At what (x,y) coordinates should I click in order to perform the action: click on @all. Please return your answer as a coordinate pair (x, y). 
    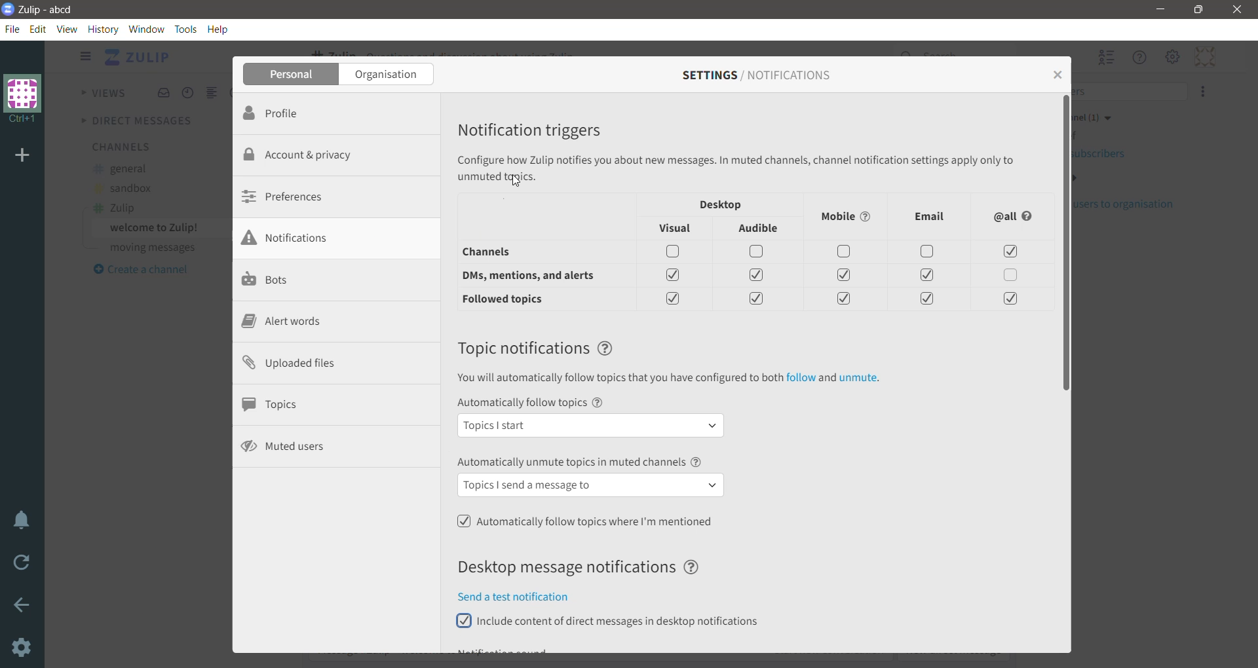
    Looking at the image, I should click on (1014, 217).